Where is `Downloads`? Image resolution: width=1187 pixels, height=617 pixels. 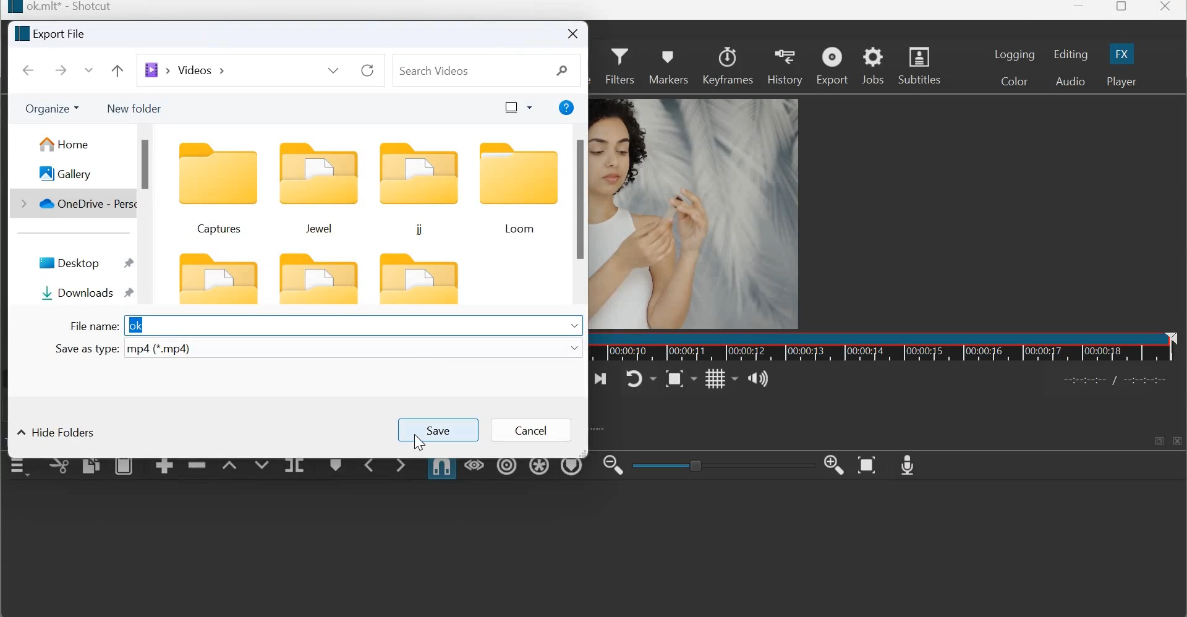 Downloads is located at coordinates (80, 292).